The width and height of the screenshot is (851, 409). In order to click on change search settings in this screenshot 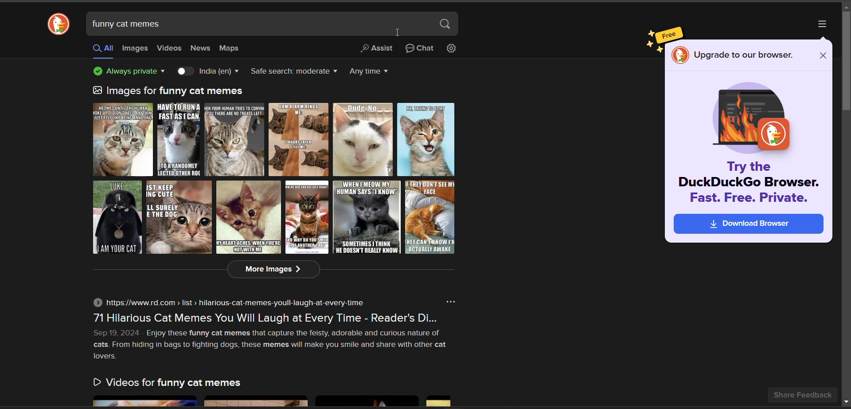, I will do `click(452, 51)`.